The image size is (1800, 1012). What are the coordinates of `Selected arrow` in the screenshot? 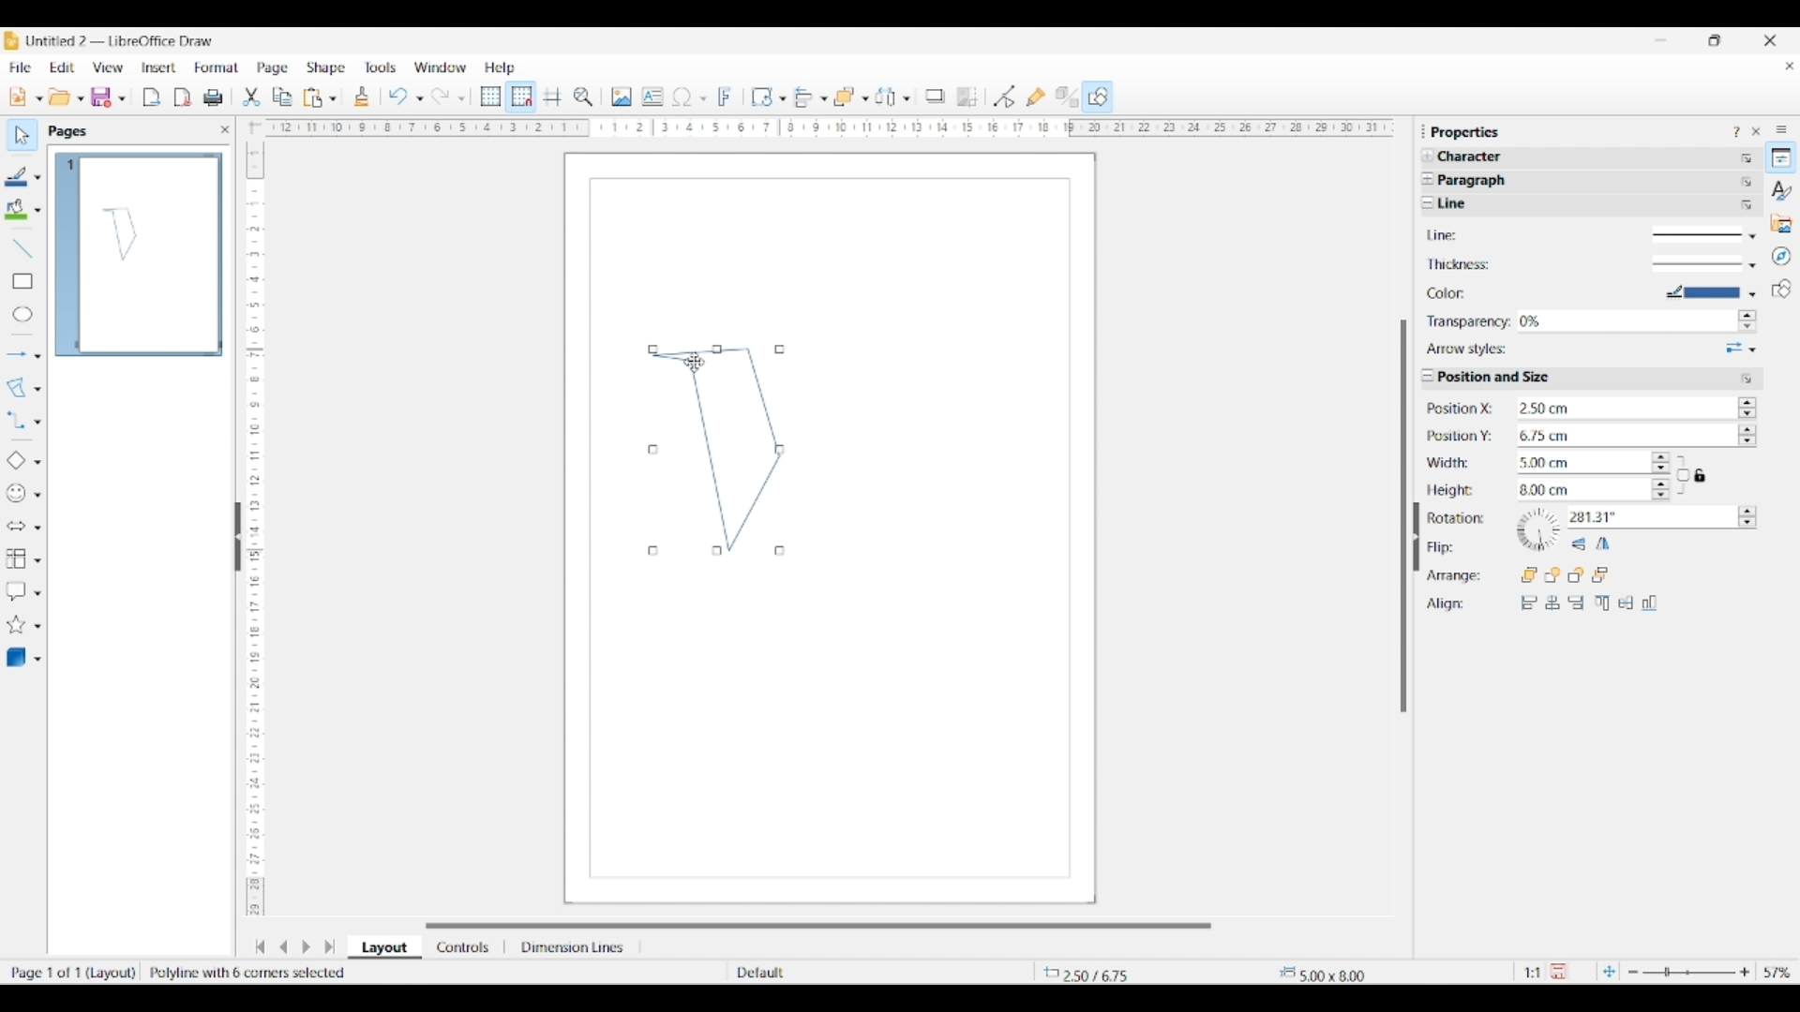 It's located at (17, 355).